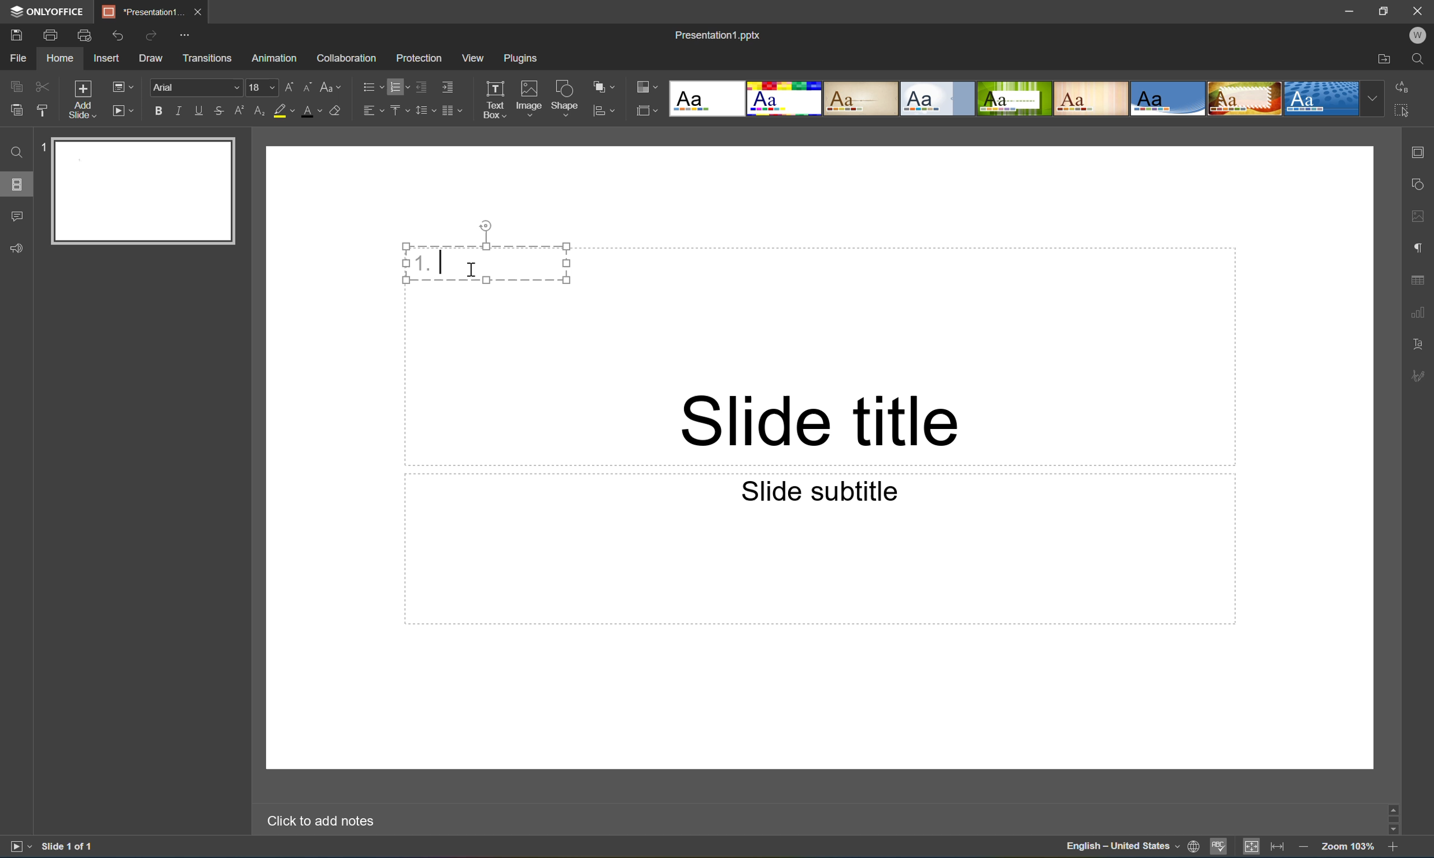 The width and height of the screenshot is (1434, 858). What do you see at coordinates (42, 150) in the screenshot?
I see `1` at bounding box center [42, 150].